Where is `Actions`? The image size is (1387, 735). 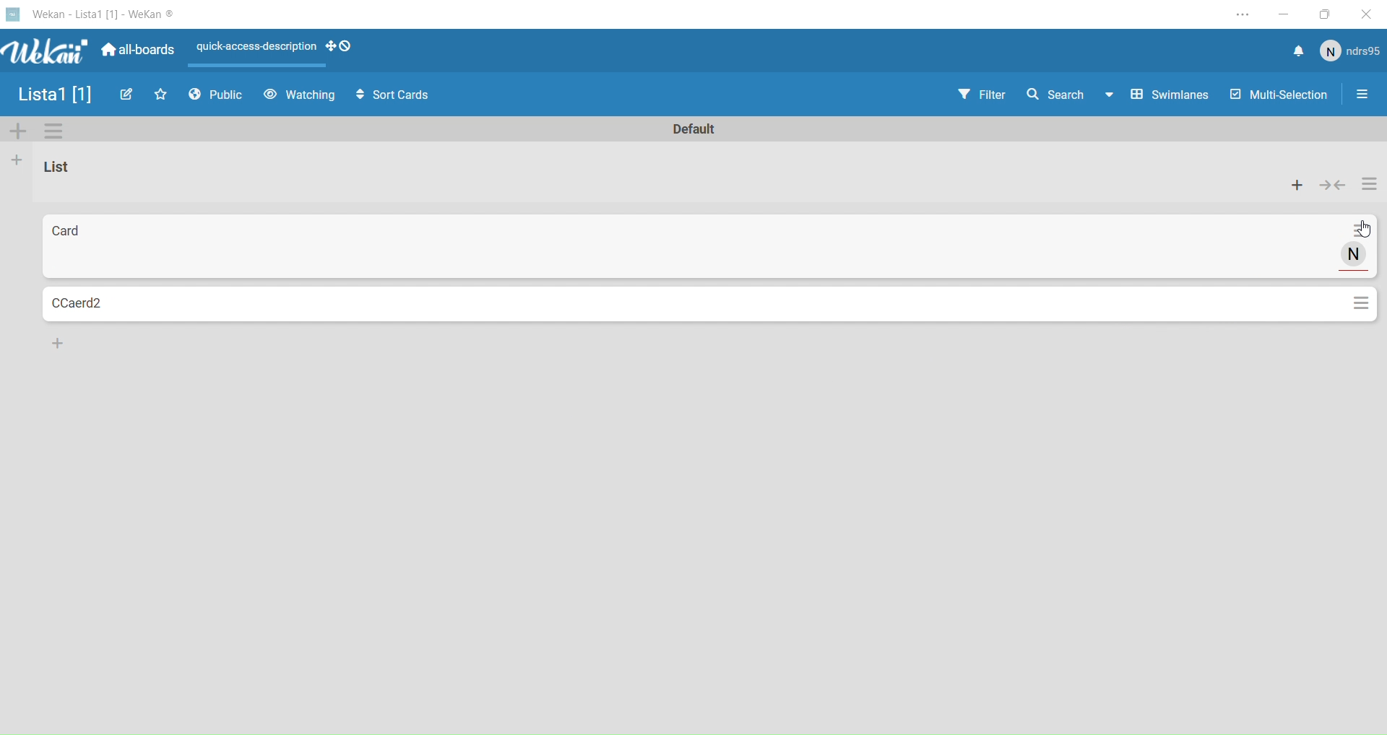 Actions is located at coordinates (1314, 186).